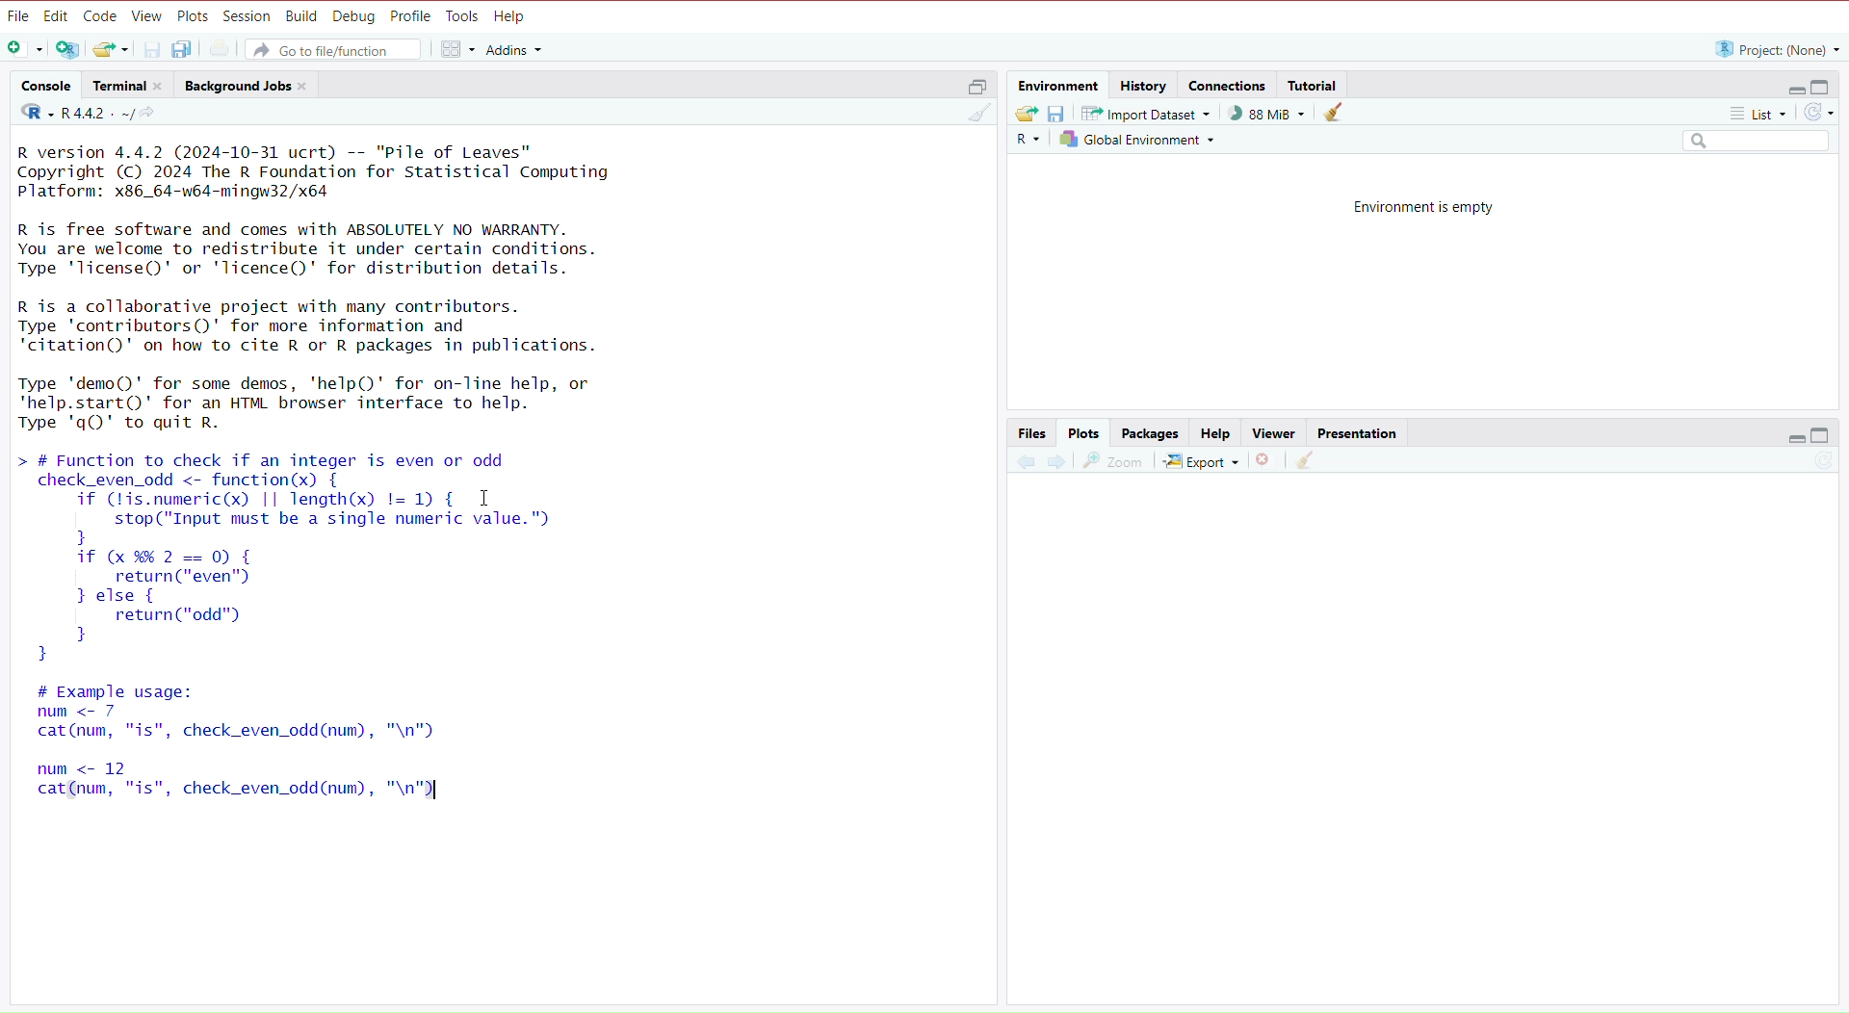  Describe the element at coordinates (1146, 84) in the screenshot. I see `history` at that location.